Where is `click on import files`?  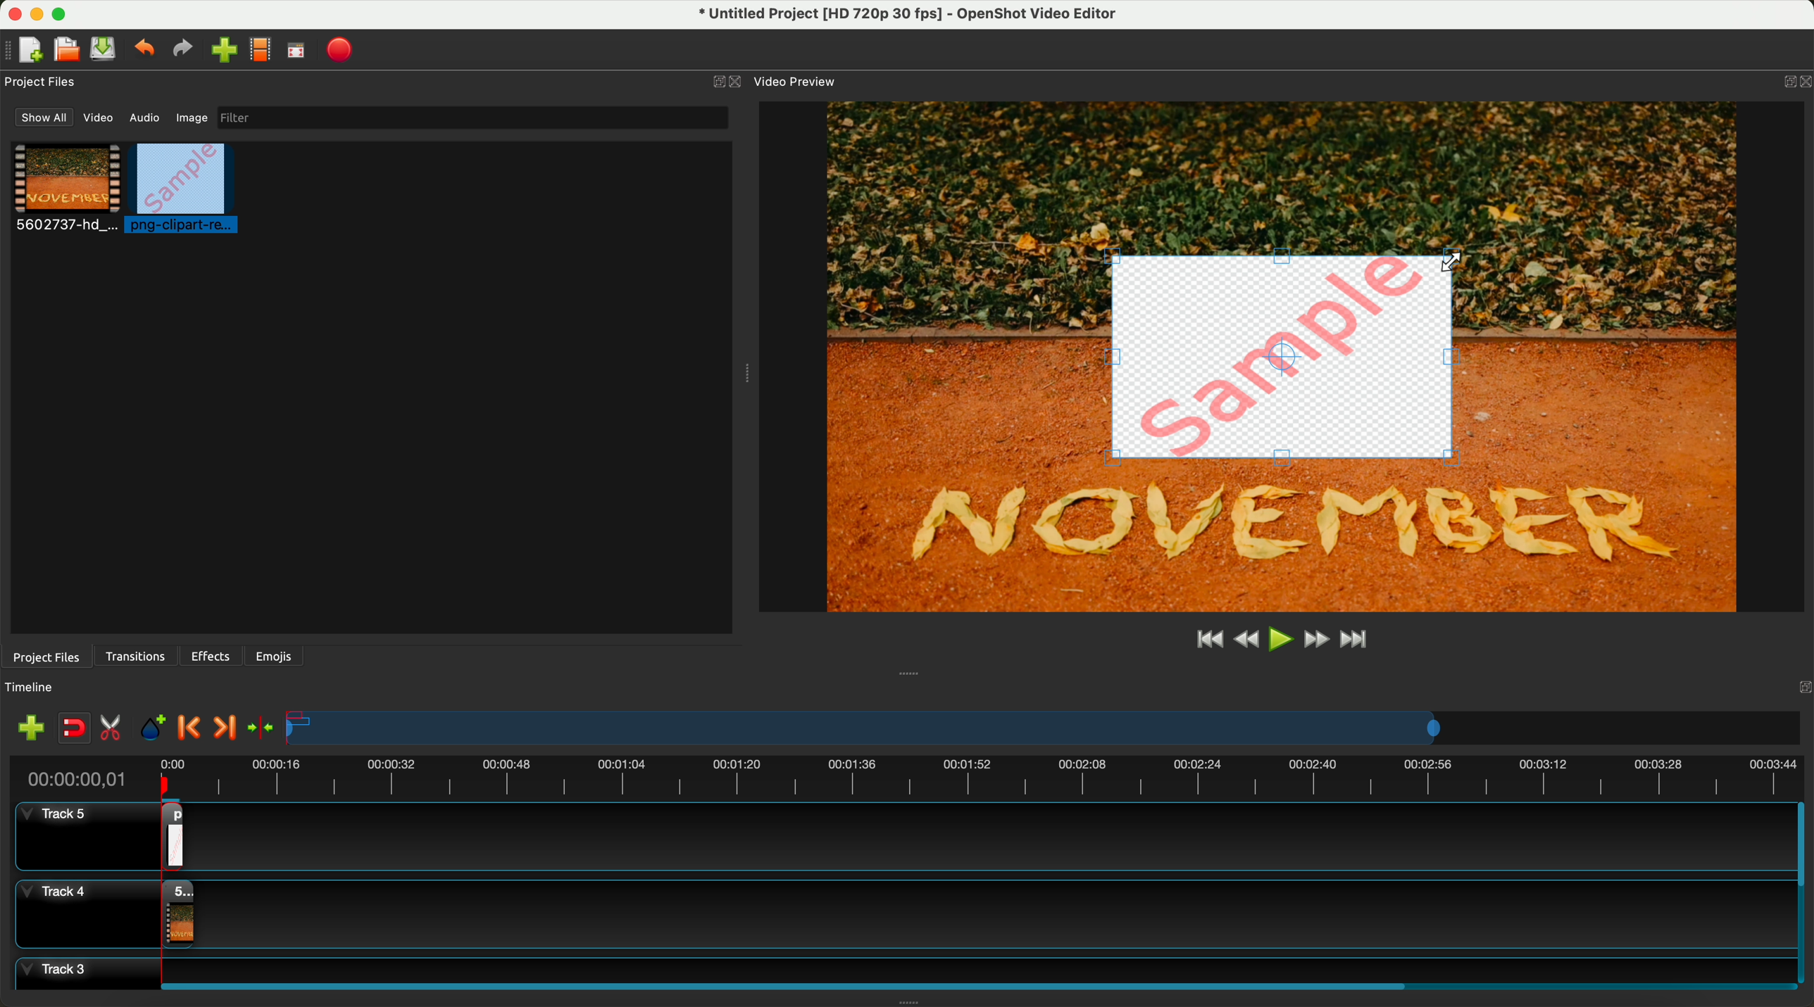 click on import files is located at coordinates (227, 51).